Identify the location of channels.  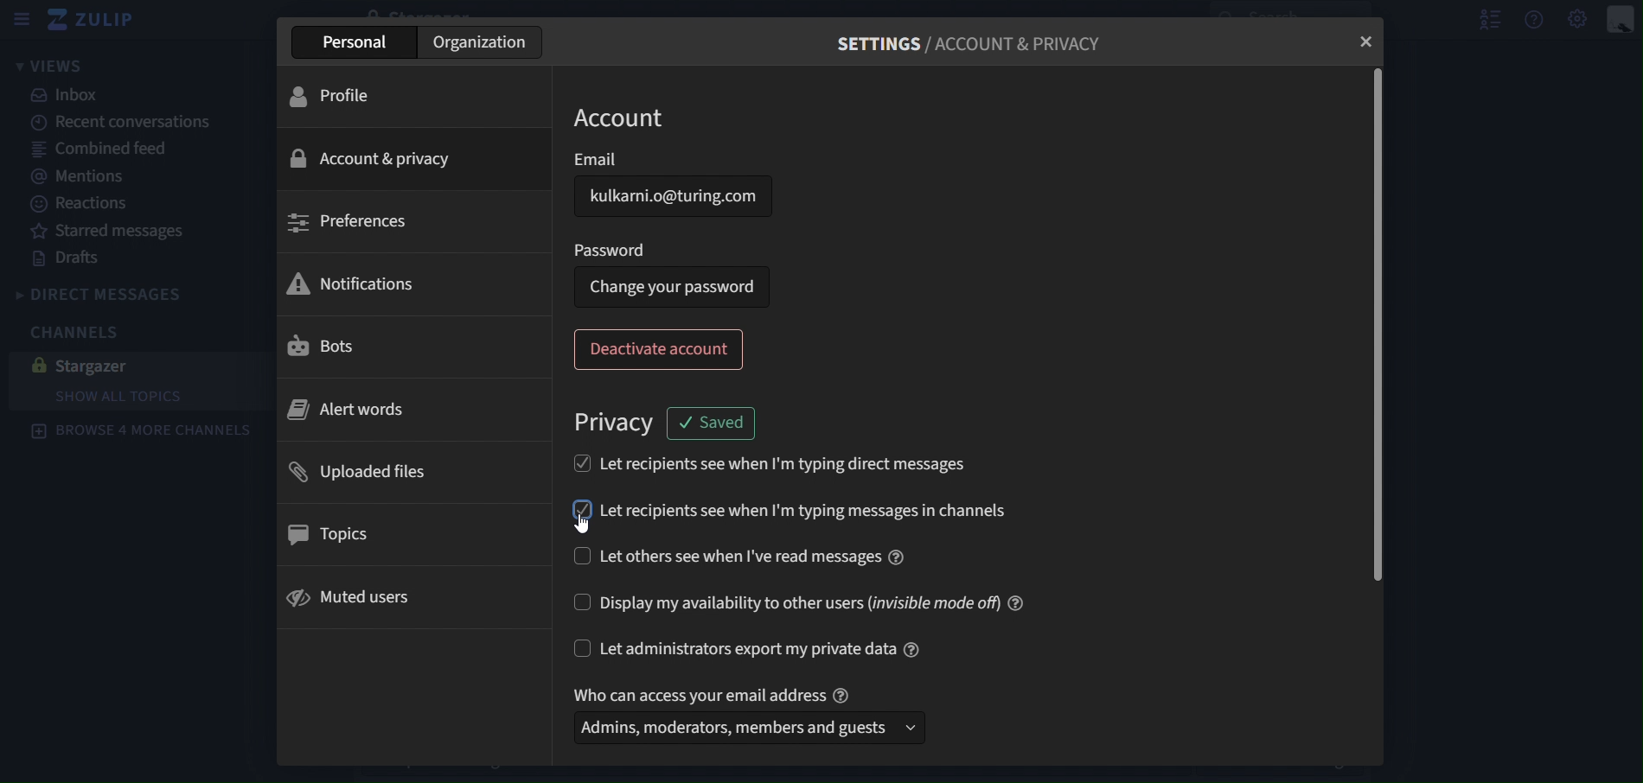
(77, 332).